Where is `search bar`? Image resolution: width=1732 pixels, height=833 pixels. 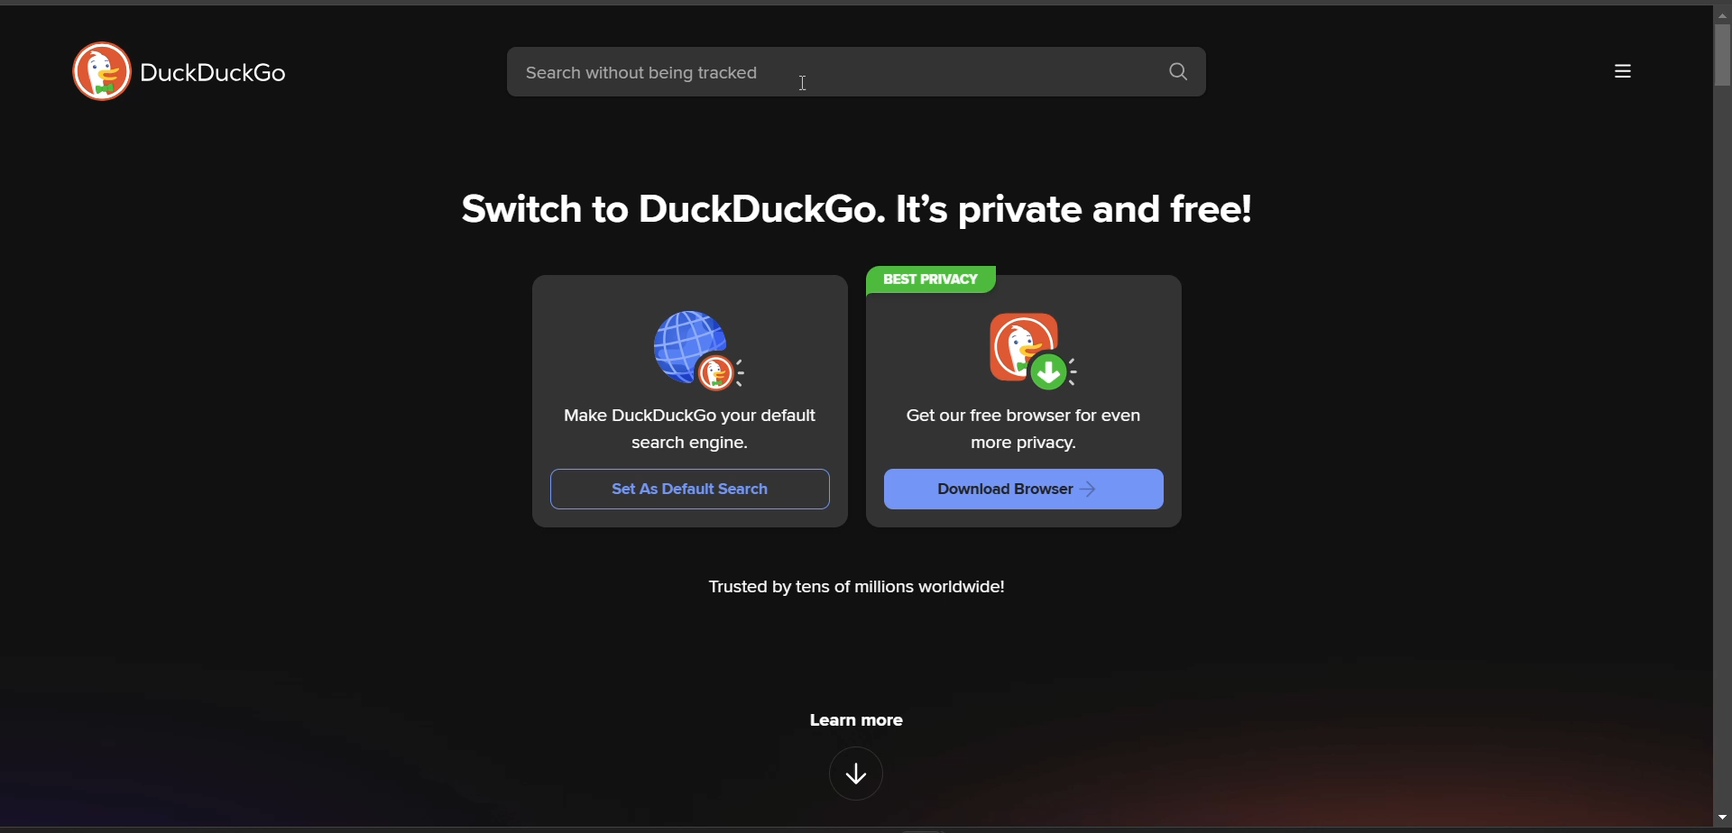
search bar is located at coordinates (831, 71).